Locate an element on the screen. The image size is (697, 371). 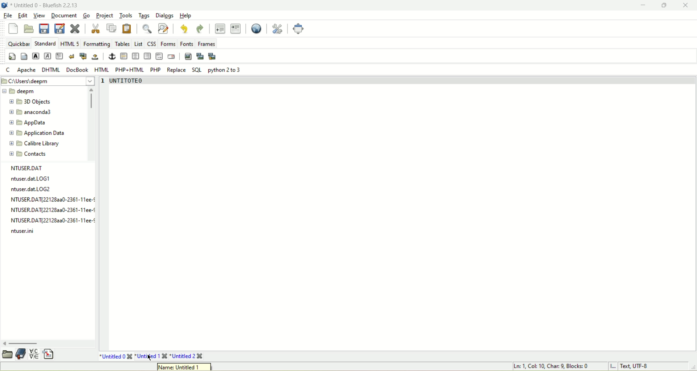
break is located at coordinates (72, 56).